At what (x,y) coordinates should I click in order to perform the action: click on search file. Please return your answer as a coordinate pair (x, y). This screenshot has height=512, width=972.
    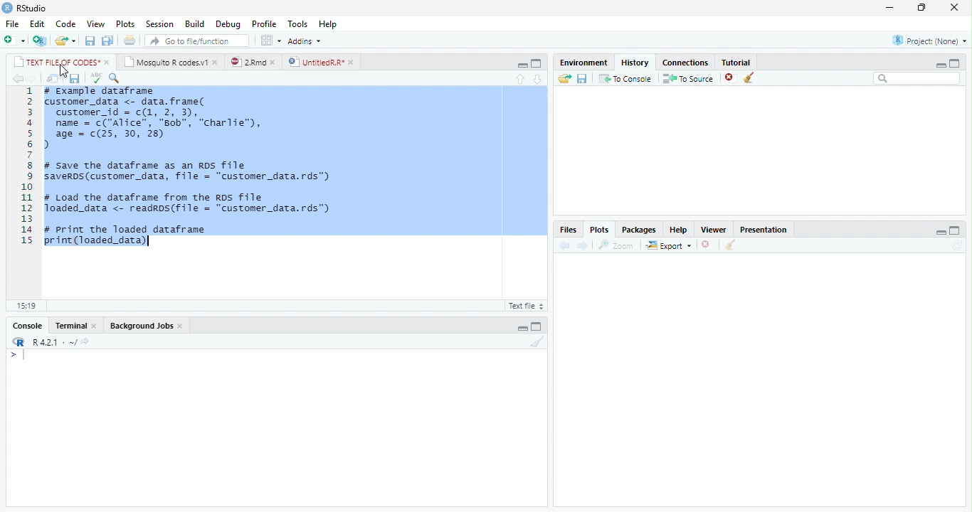
    Looking at the image, I should click on (198, 41).